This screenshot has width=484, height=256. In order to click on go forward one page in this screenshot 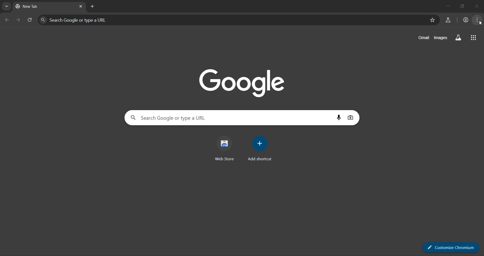, I will do `click(19, 20)`.